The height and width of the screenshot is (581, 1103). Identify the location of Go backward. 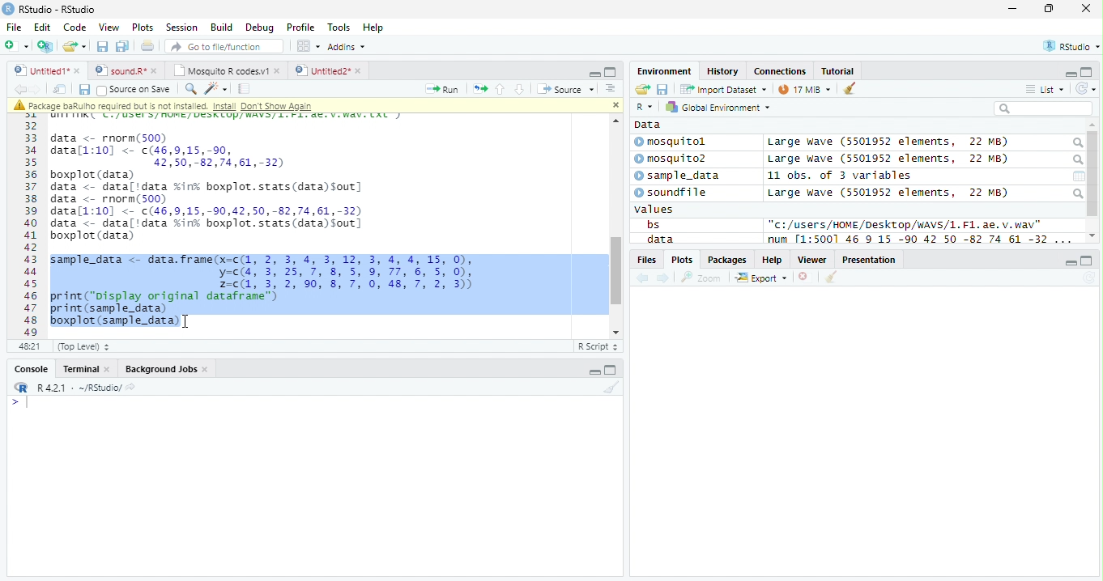
(19, 88).